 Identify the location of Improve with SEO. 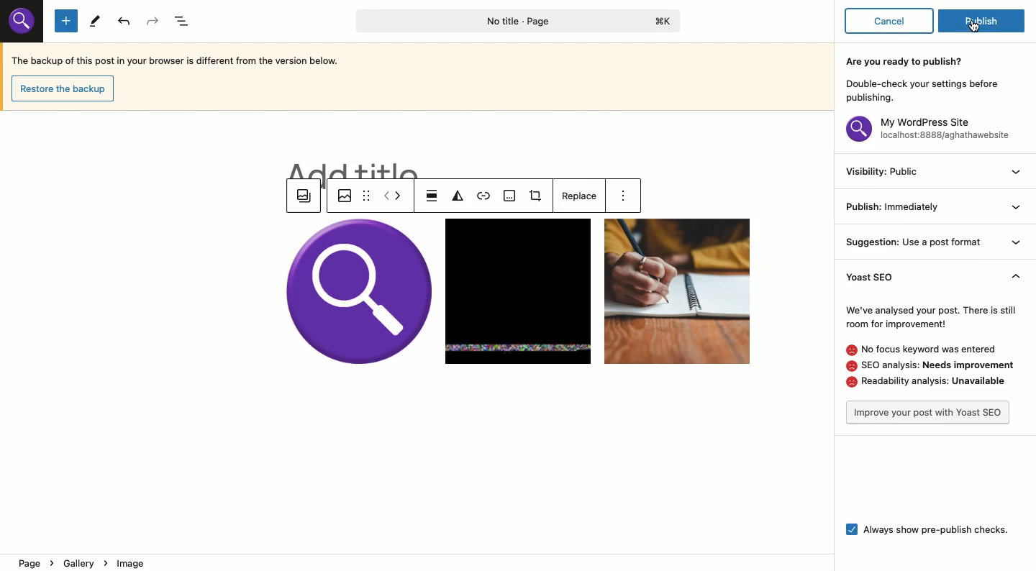
(928, 413).